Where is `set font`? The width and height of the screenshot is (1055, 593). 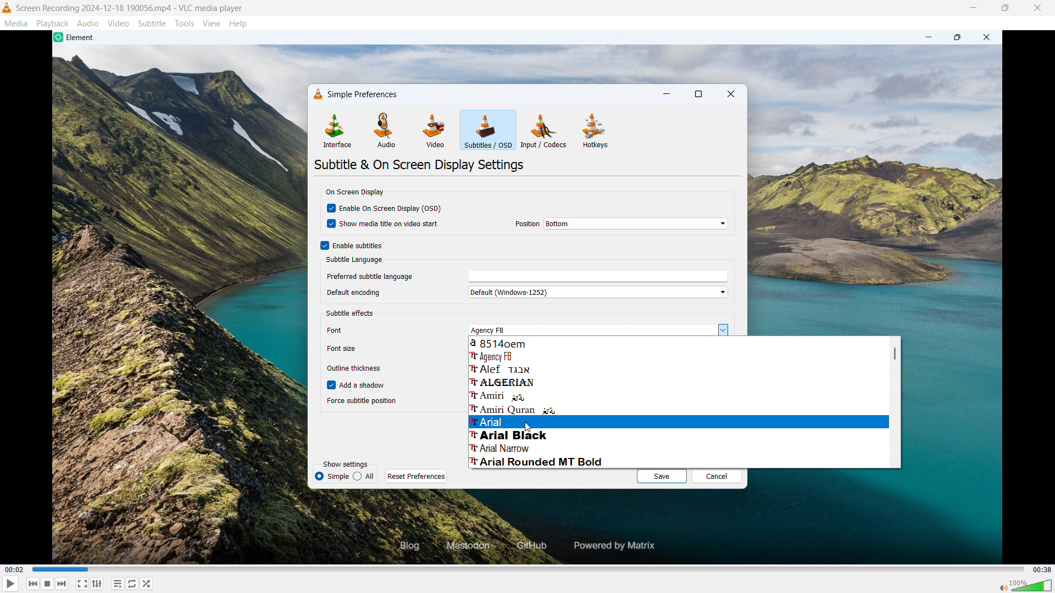
set font is located at coordinates (596, 330).